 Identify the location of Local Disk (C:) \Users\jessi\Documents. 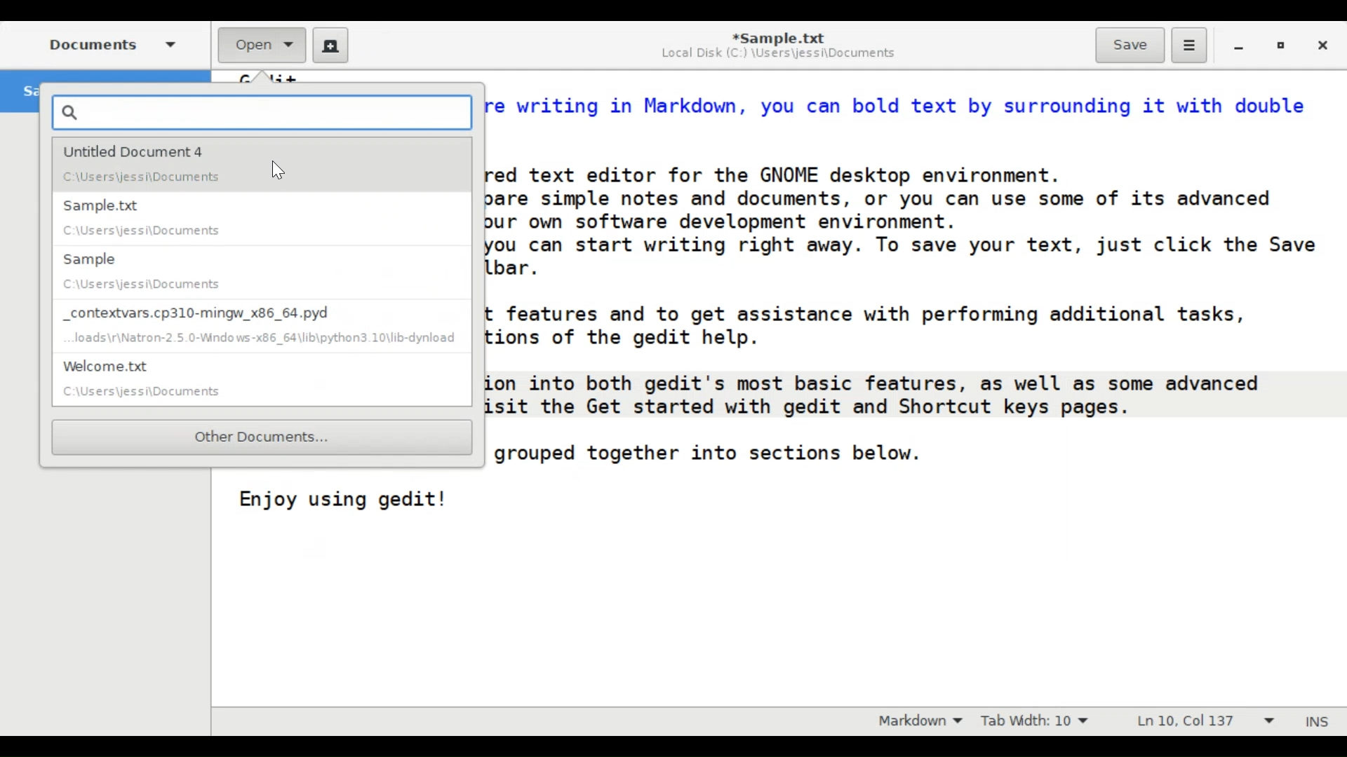
(778, 55).